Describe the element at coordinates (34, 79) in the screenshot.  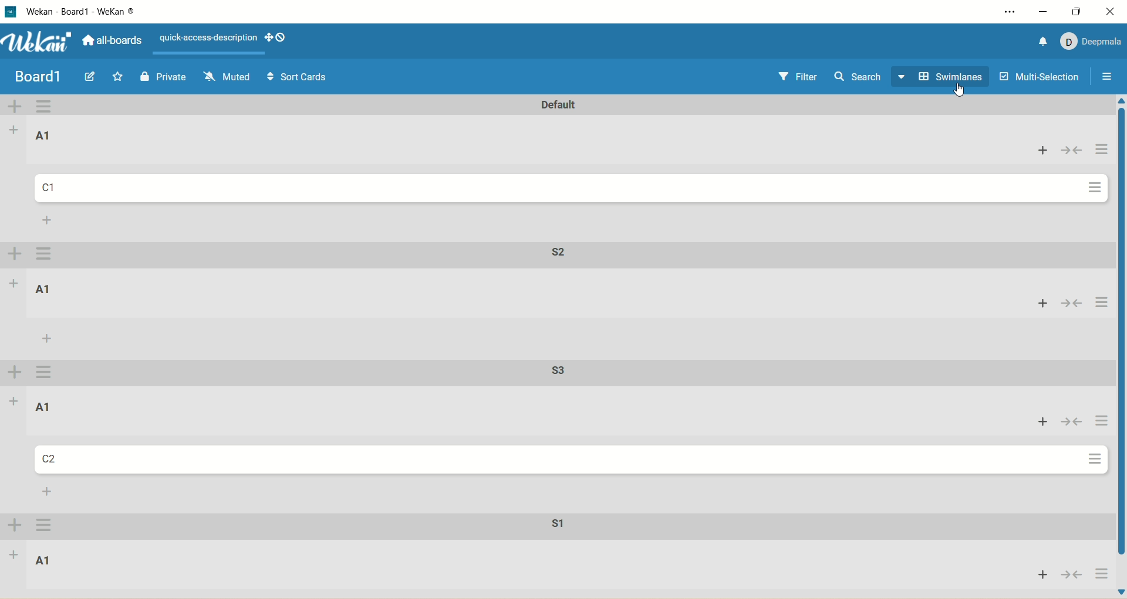
I see `title` at that location.